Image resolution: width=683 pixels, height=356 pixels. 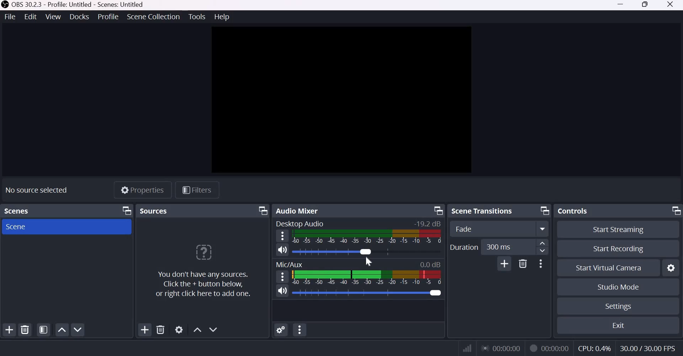 What do you see at coordinates (671, 268) in the screenshot?
I see `Configure virtual camera` at bounding box center [671, 268].